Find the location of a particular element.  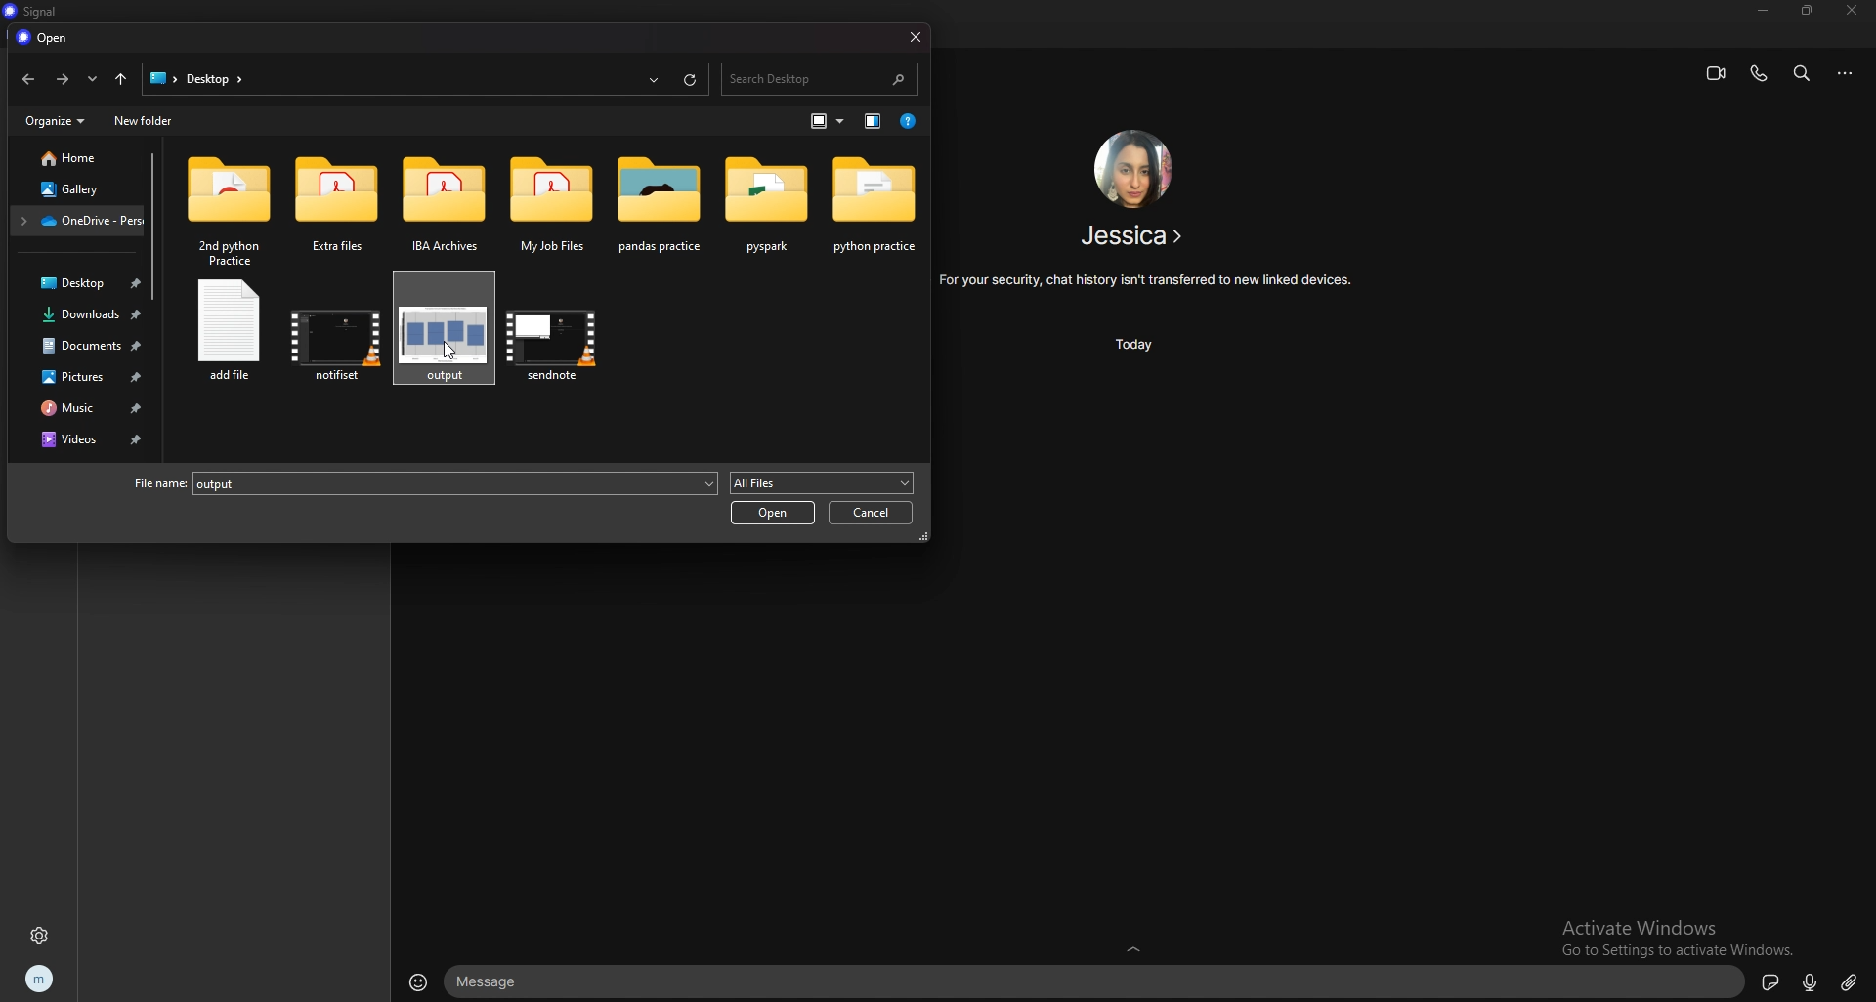

title is located at coordinates (31, 10).